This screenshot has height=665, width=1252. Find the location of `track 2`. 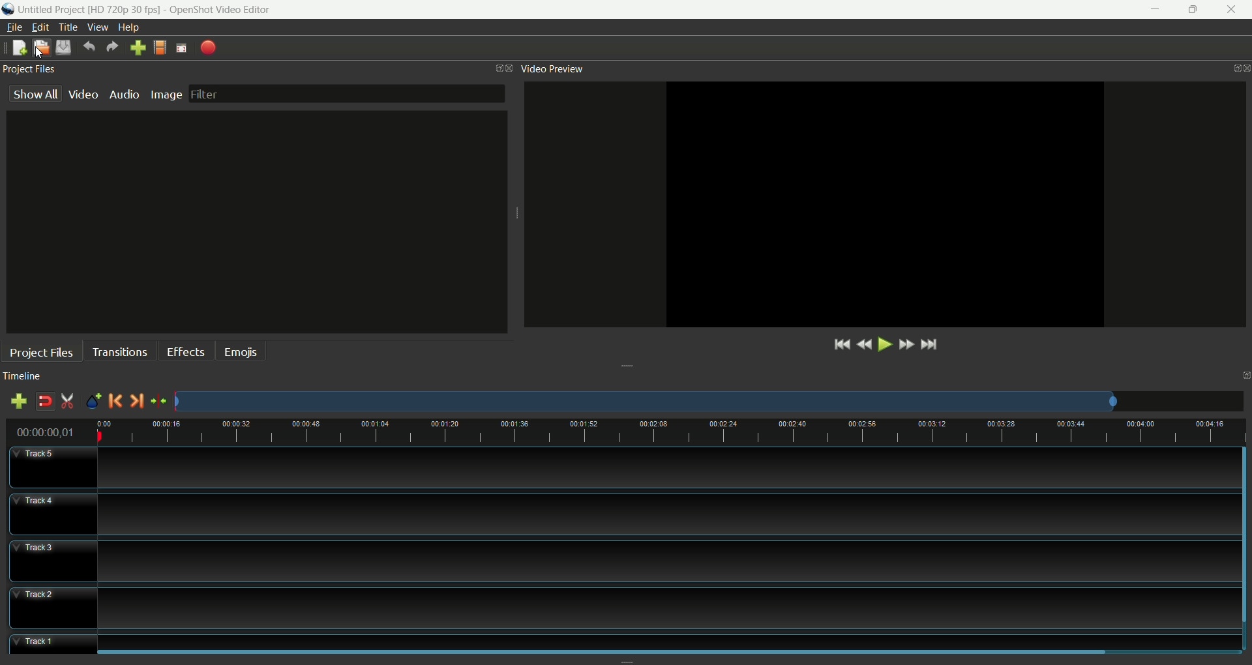

track 2 is located at coordinates (663, 606).